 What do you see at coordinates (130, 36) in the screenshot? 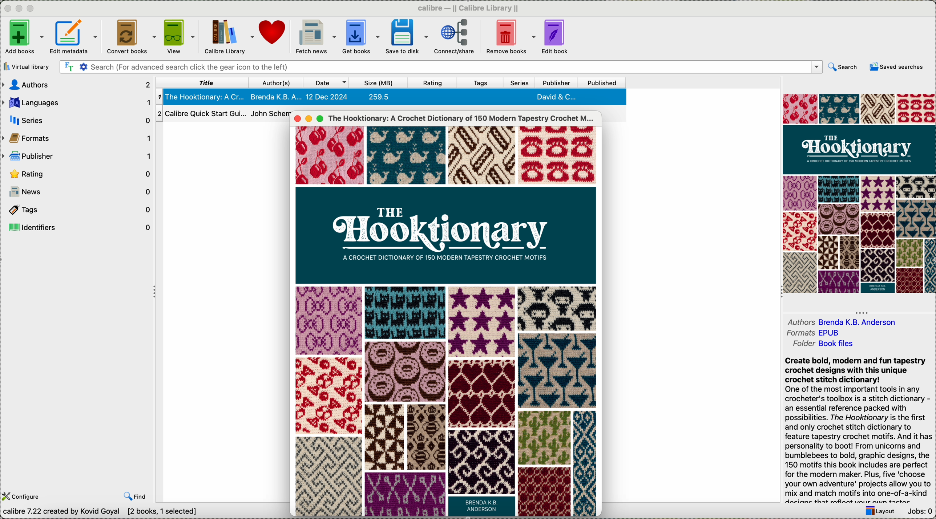
I see `convert books` at bounding box center [130, 36].